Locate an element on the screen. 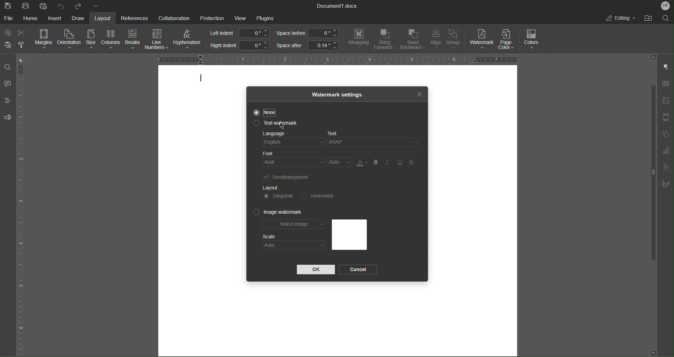 This screenshot has width=674, height=357. Font is located at coordinates (294, 159).